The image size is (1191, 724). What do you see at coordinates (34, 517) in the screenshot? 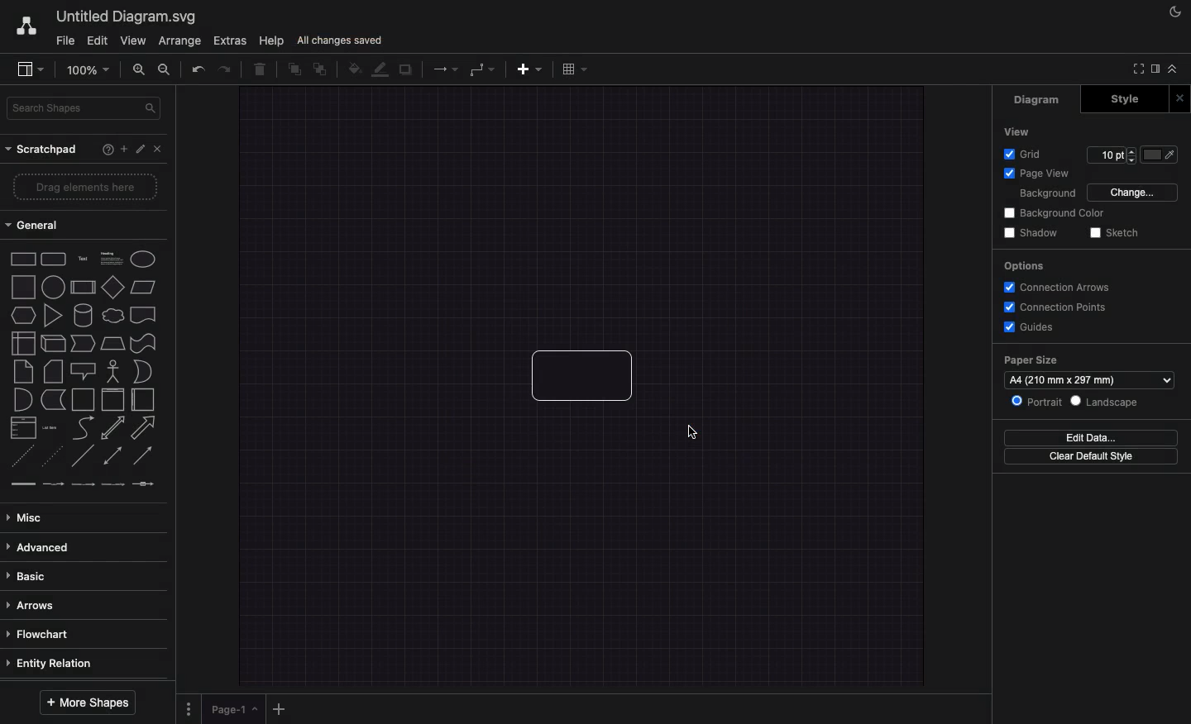
I see `Misc` at bounding box center [34, 517].